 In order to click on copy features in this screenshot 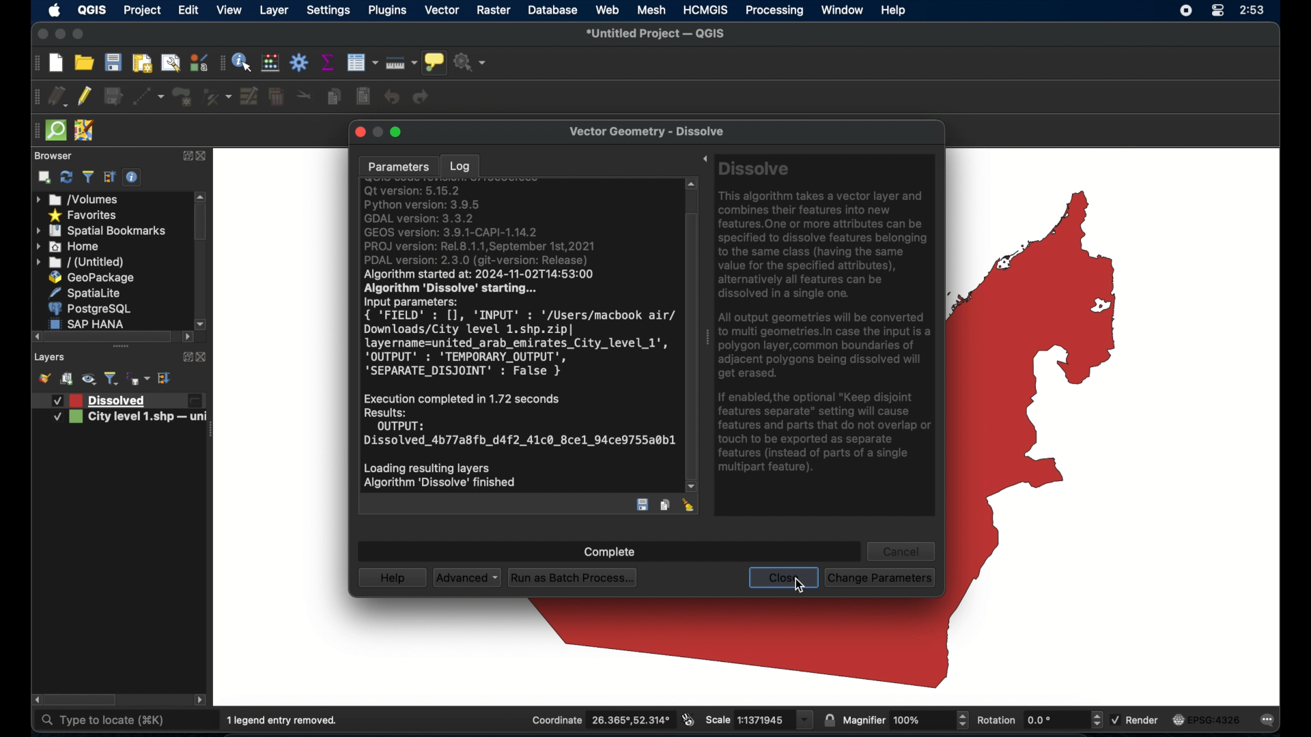, I will do `click(334, 96)`.